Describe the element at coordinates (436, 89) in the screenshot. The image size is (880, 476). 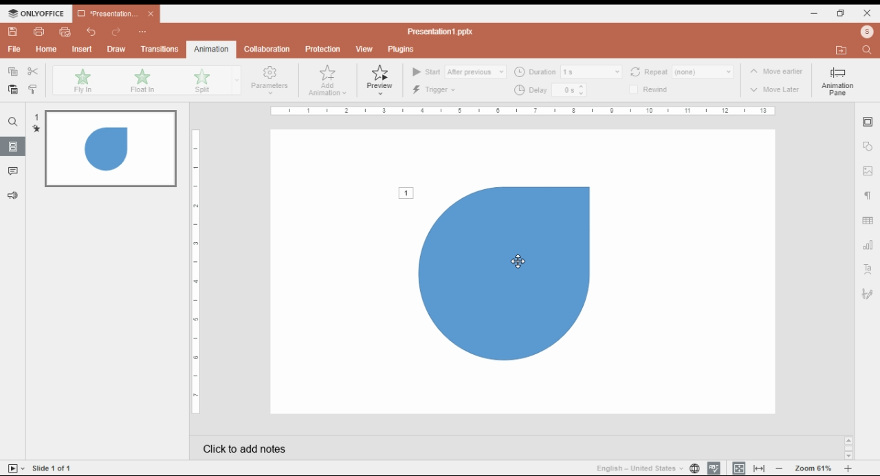
I see `trigger` at that location.